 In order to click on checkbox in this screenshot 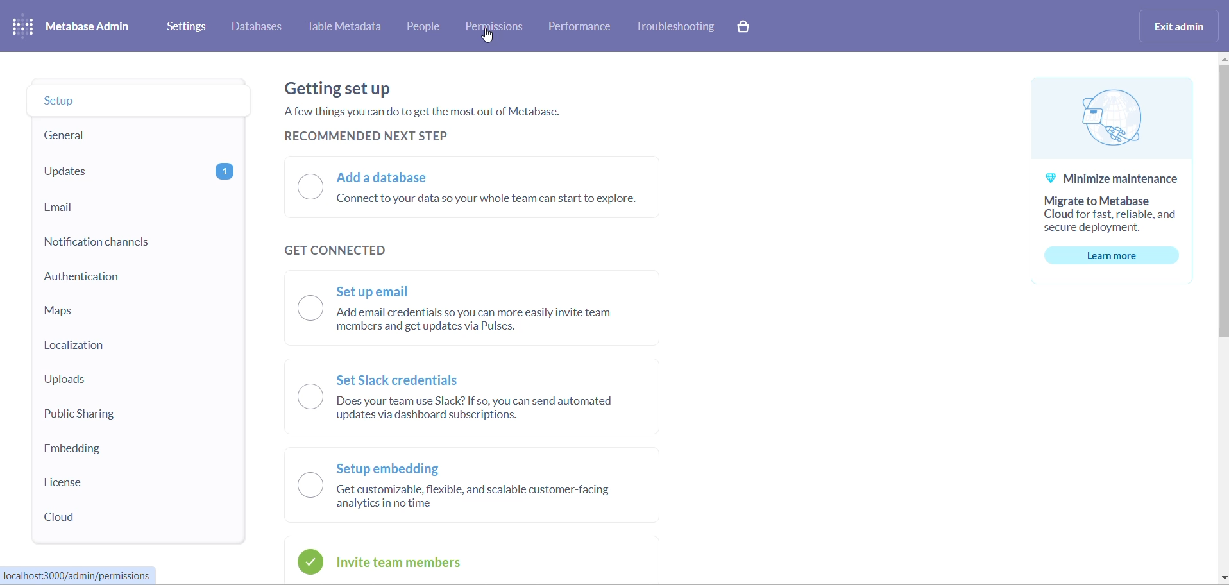, I will do `click(309, 486)`.